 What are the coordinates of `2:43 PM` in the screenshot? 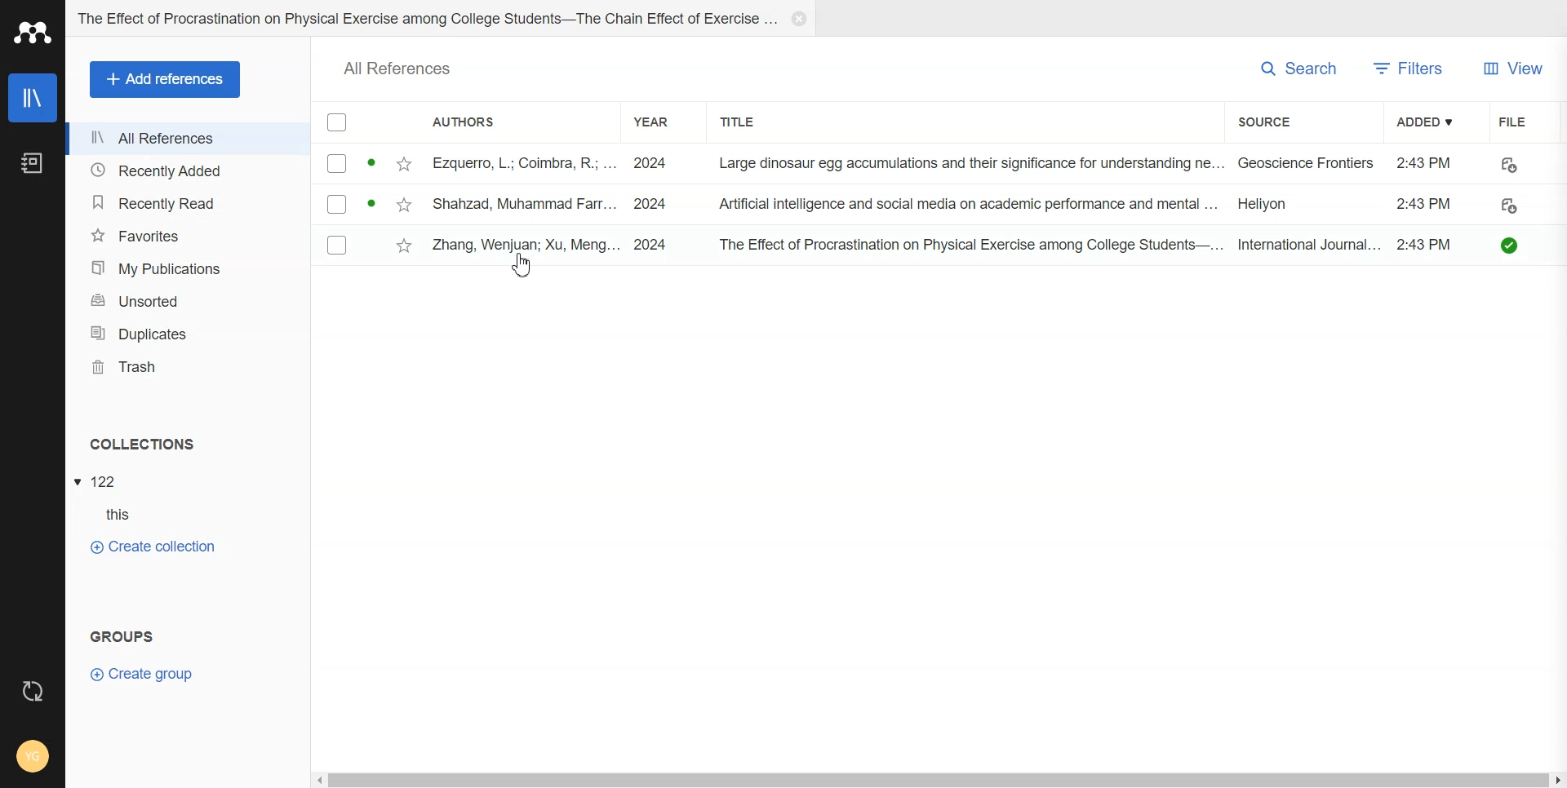 It's located at (1429, 241).